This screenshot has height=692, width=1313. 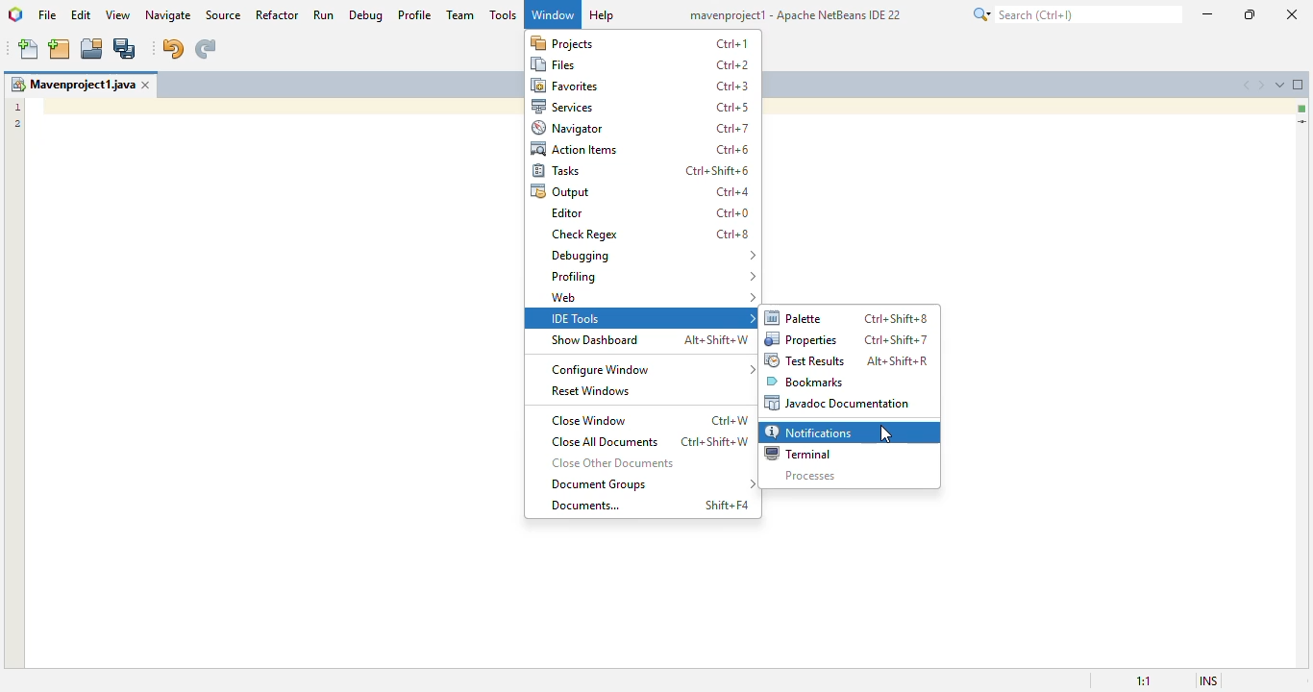 I want to click on show opened documents list, so click(x=1282, y=84).